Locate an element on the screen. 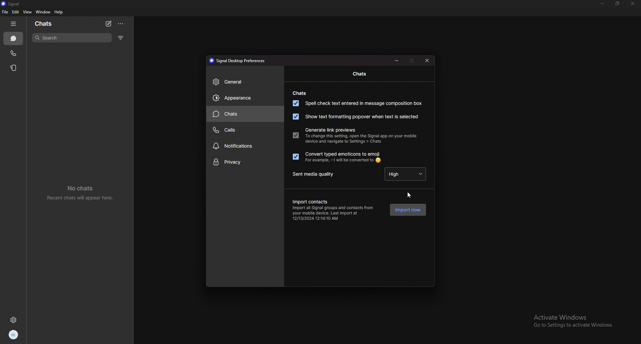 The image size is (641, 344). maximize is located at coordinates (412, 60).